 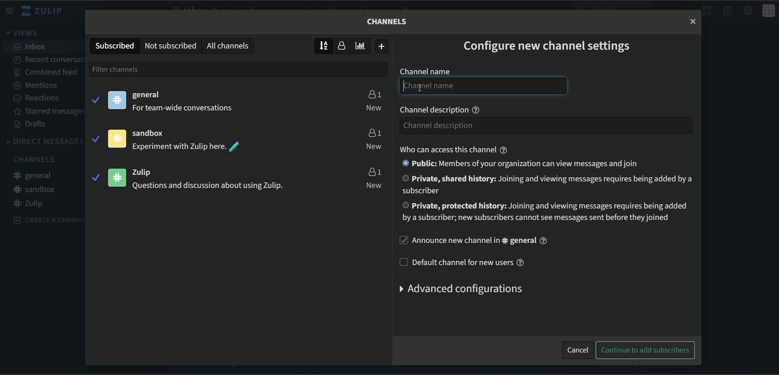 What do you see at coordinates (114, 45) in the screenshot?
I see `subscribed` at bounding box center [114, 45].